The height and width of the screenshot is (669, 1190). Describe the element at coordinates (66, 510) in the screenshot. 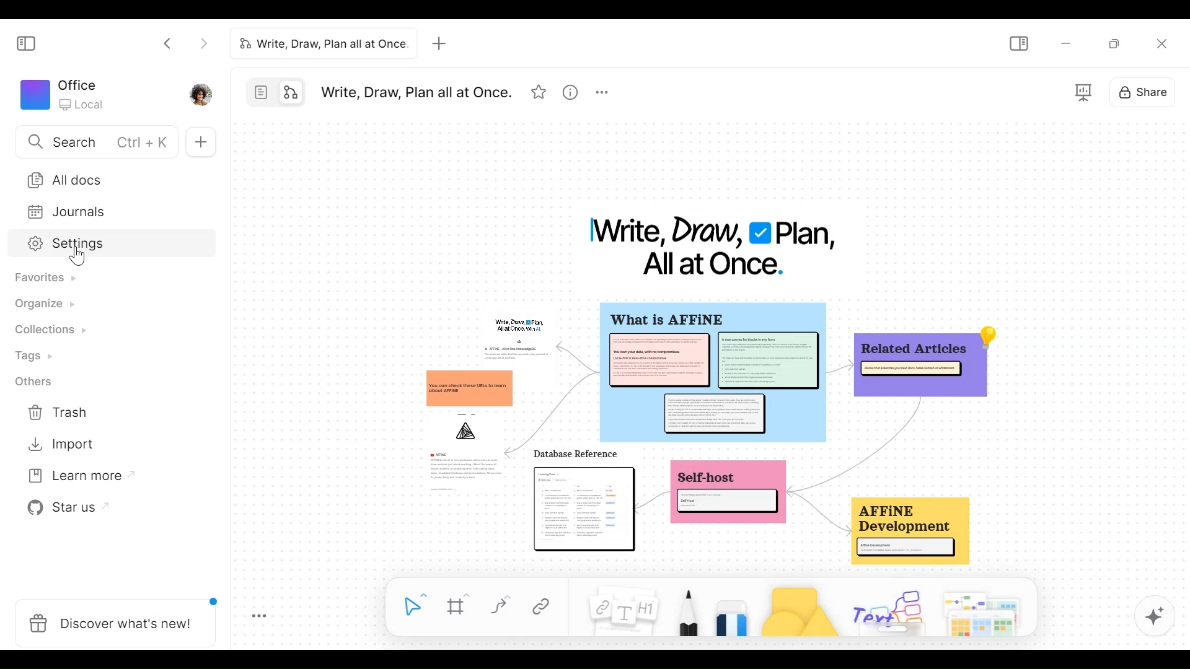

I see `Star us` at that location.